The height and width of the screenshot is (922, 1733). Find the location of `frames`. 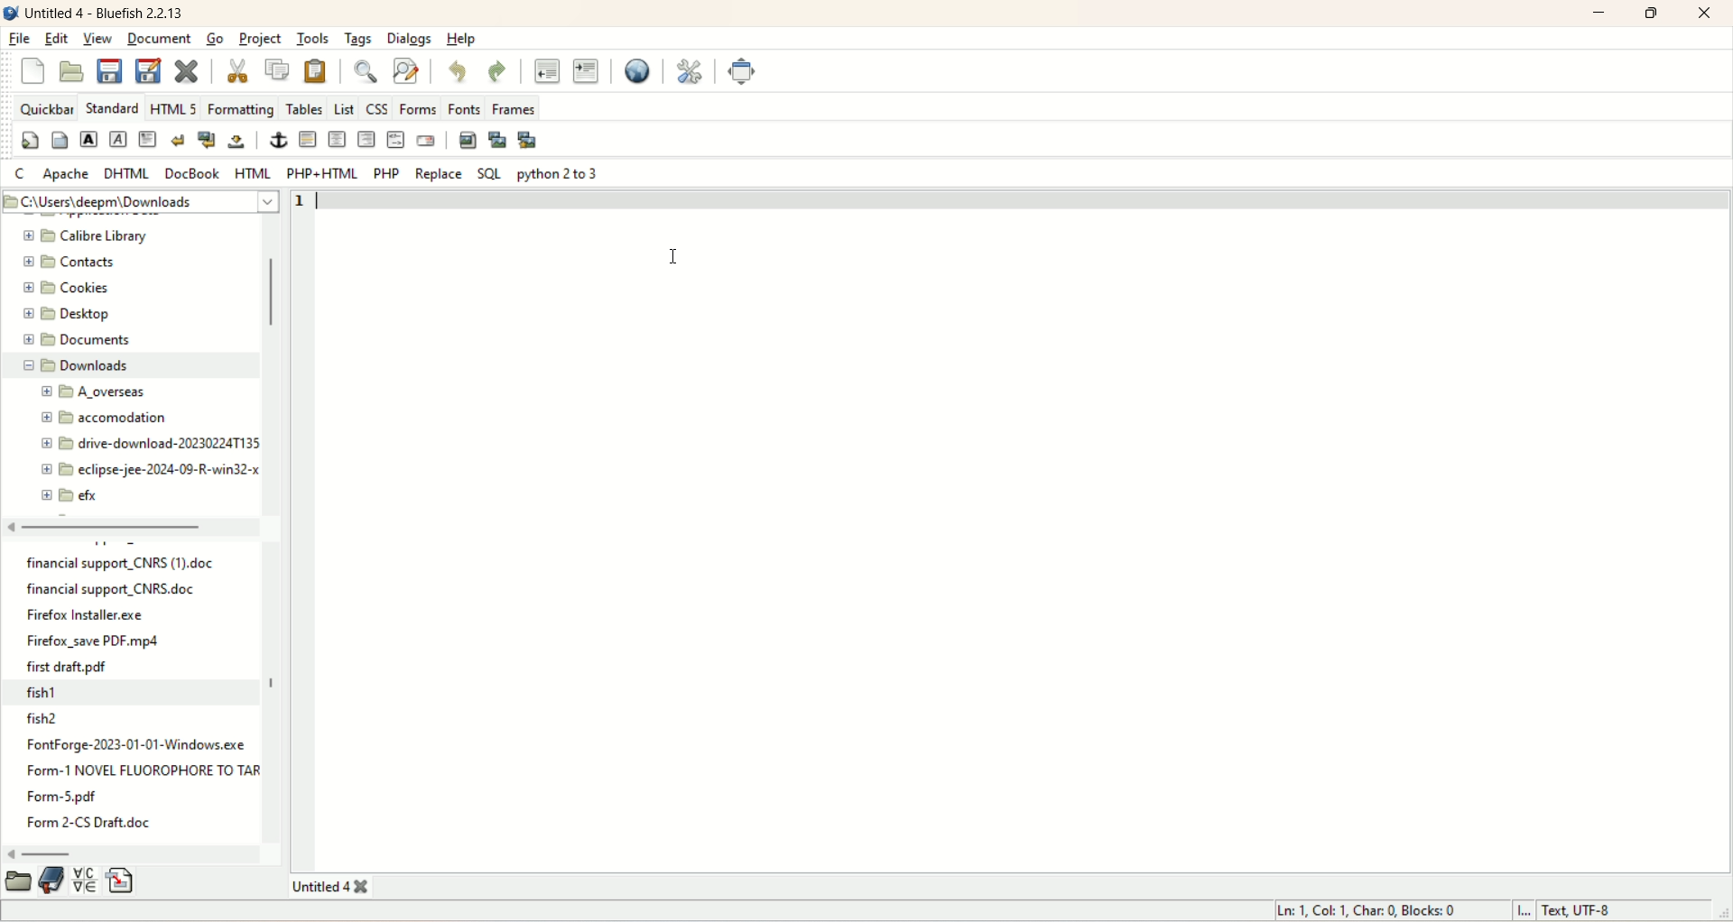

frames is located at coordinates (515, 107).